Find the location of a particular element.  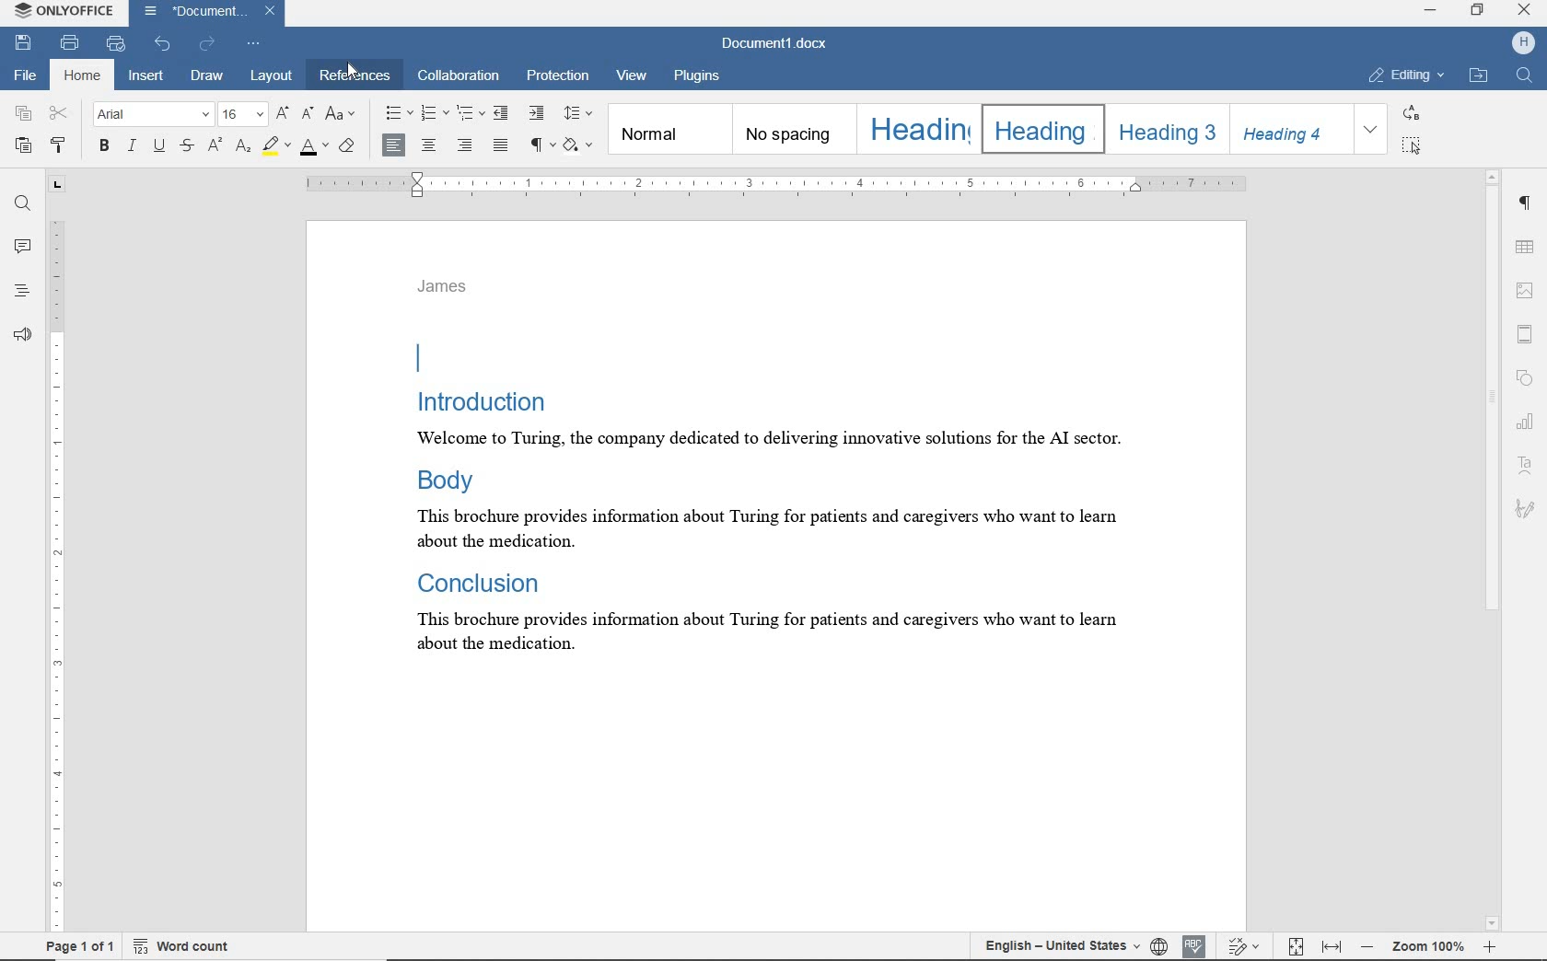

heading 3 is located at coordinates (1163, 132).